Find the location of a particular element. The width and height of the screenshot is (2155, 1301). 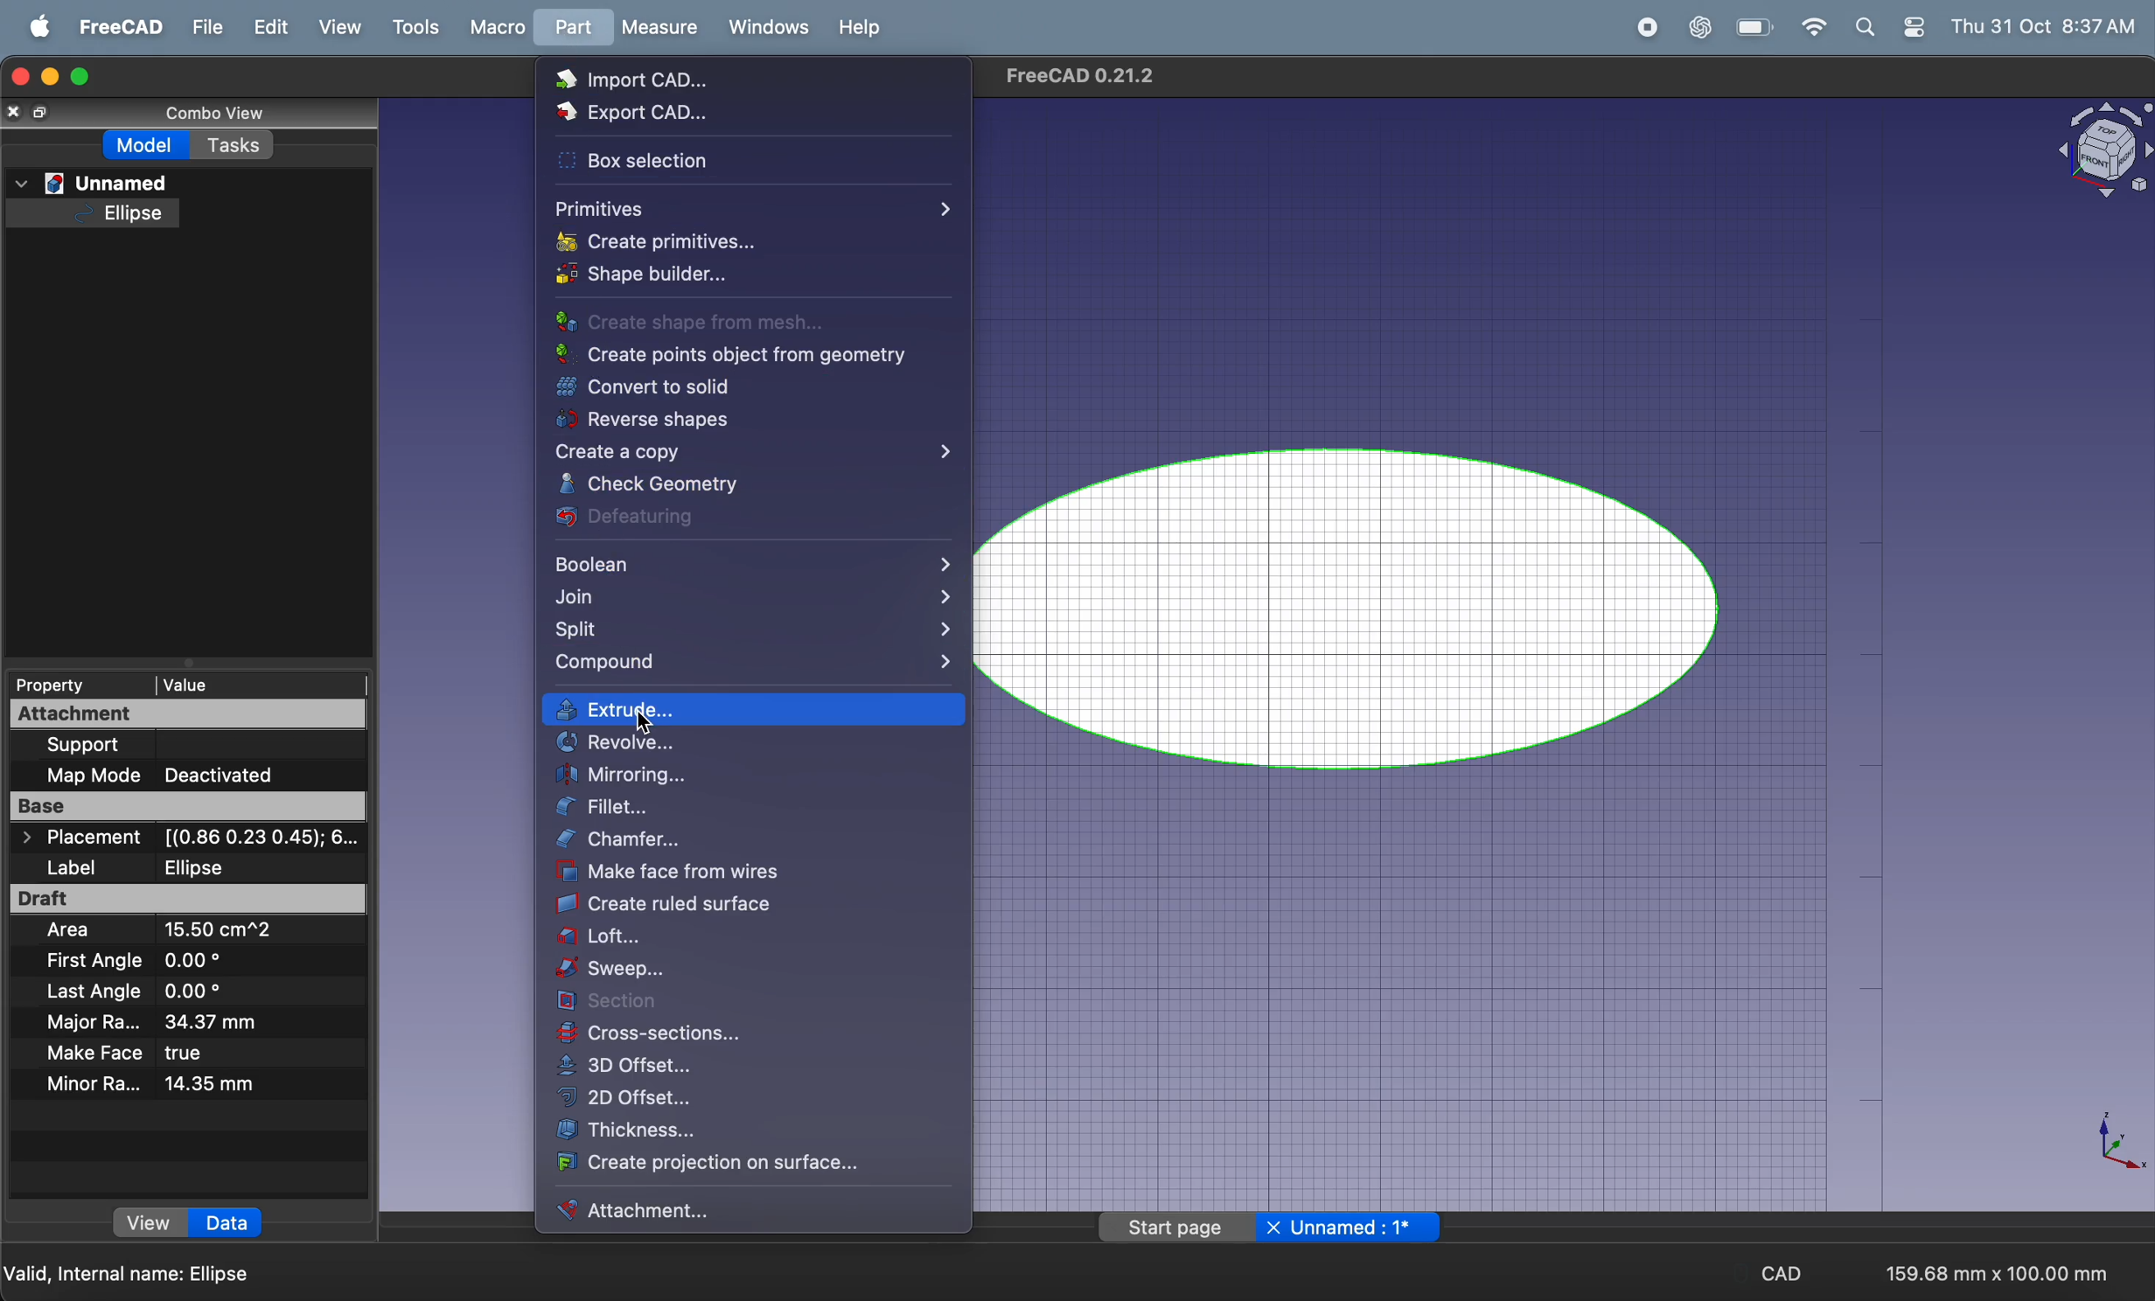

maximize is located at coordinates (86, 76).